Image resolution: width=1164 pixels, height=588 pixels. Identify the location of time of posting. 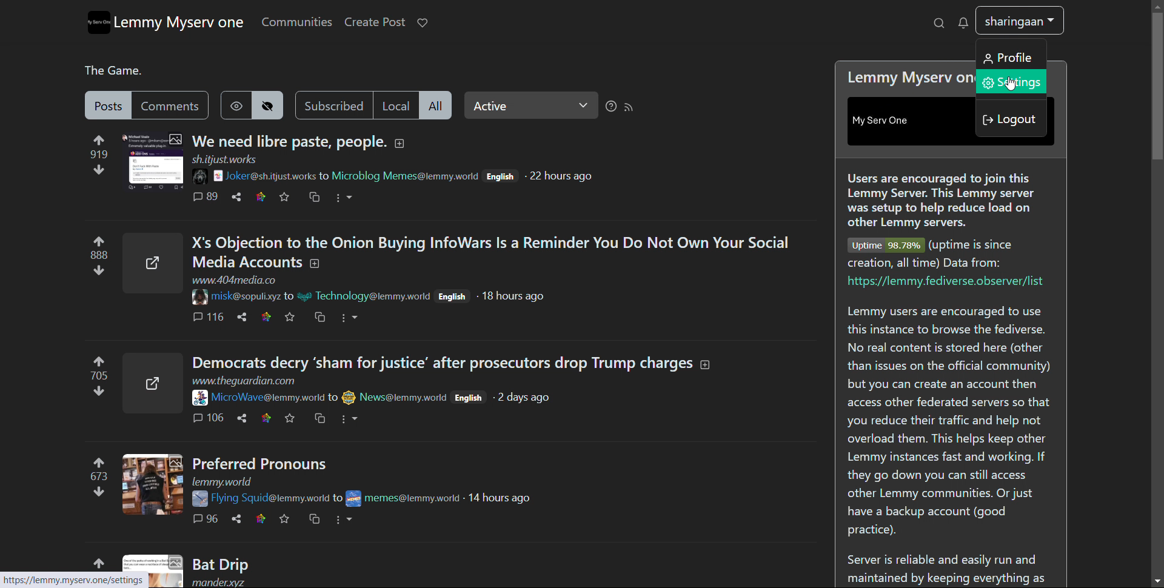
(507, 499).